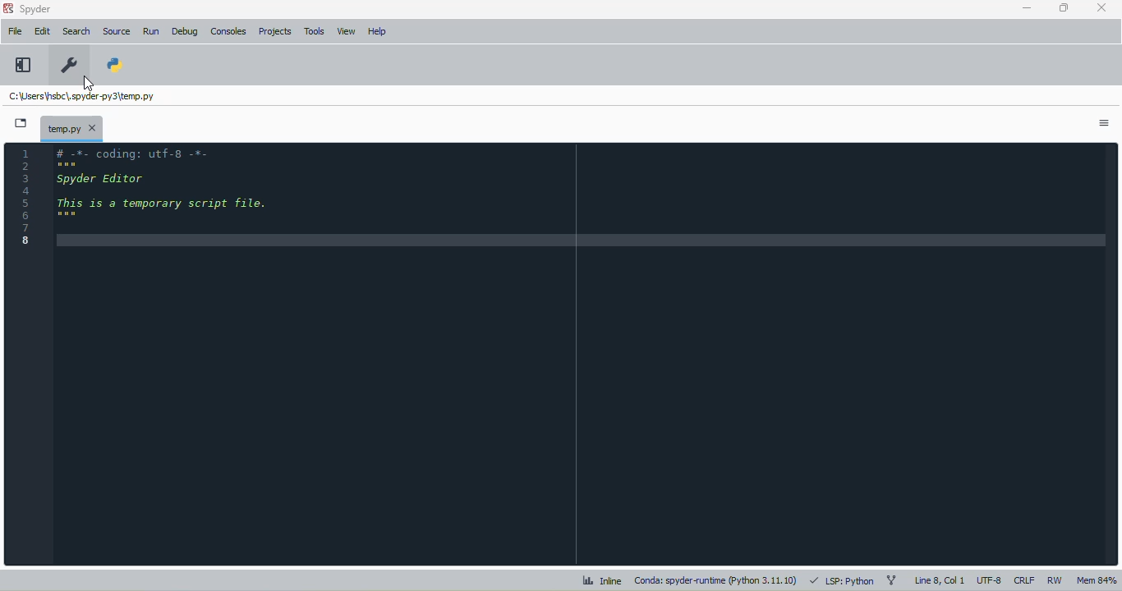  What do you see at coordinates (1028, 7) in the screenshot?
I see `minimize` at bounding box center [1028, 7].